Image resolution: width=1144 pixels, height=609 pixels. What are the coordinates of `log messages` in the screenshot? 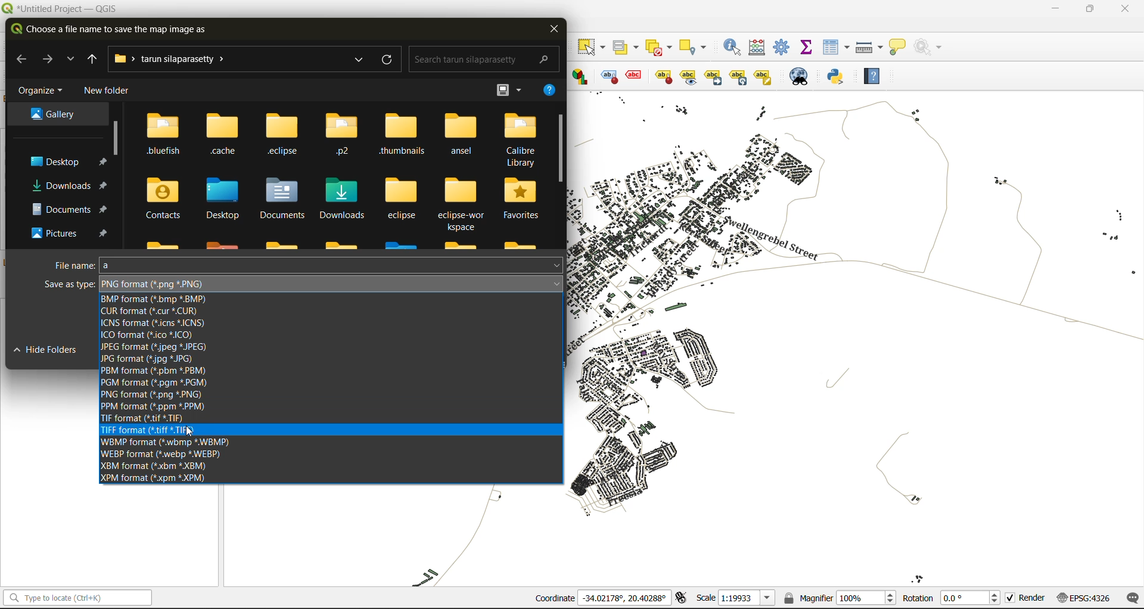 It's located at (1130, 596).